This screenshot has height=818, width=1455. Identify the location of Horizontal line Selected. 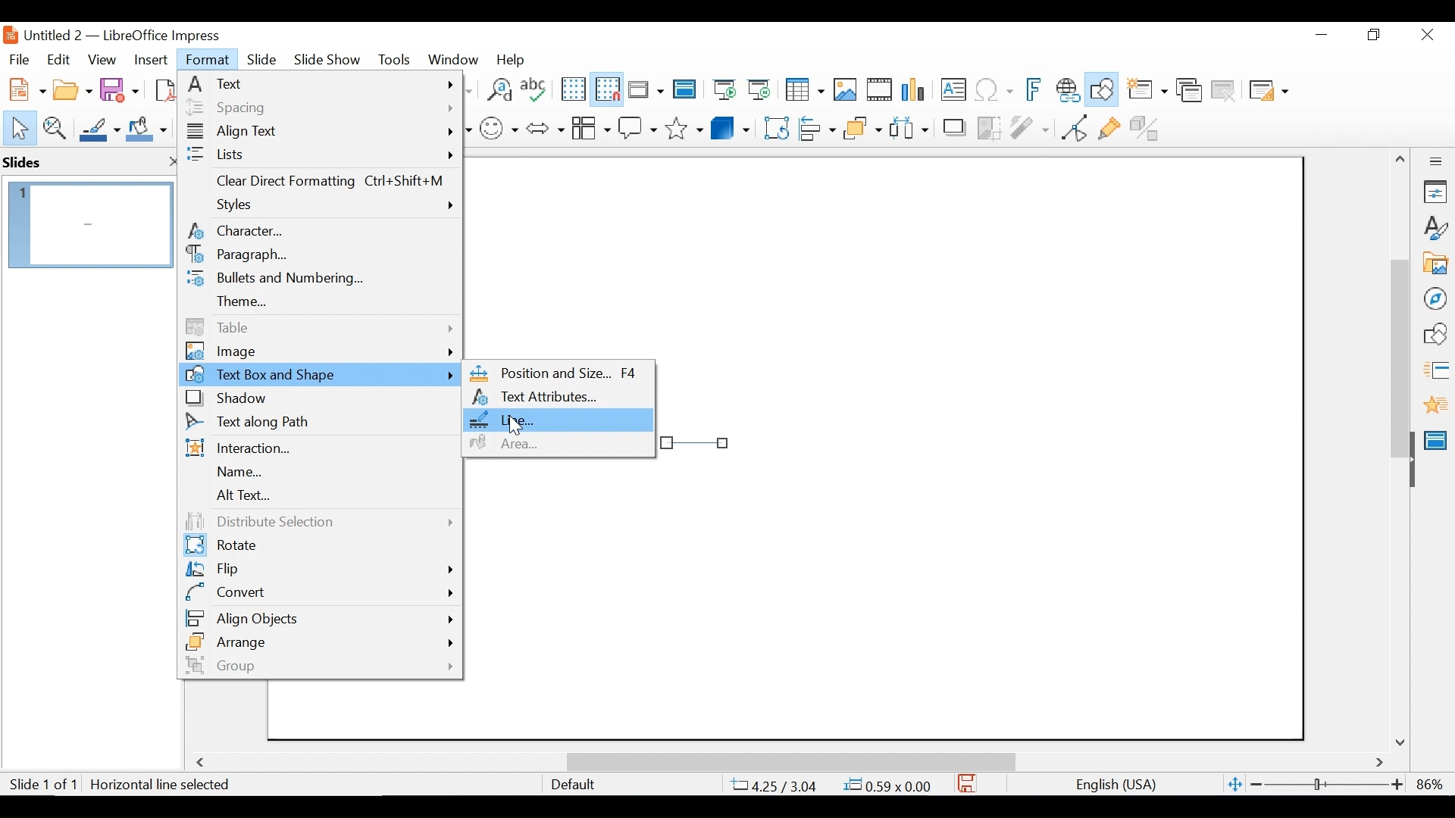
(162, 785).